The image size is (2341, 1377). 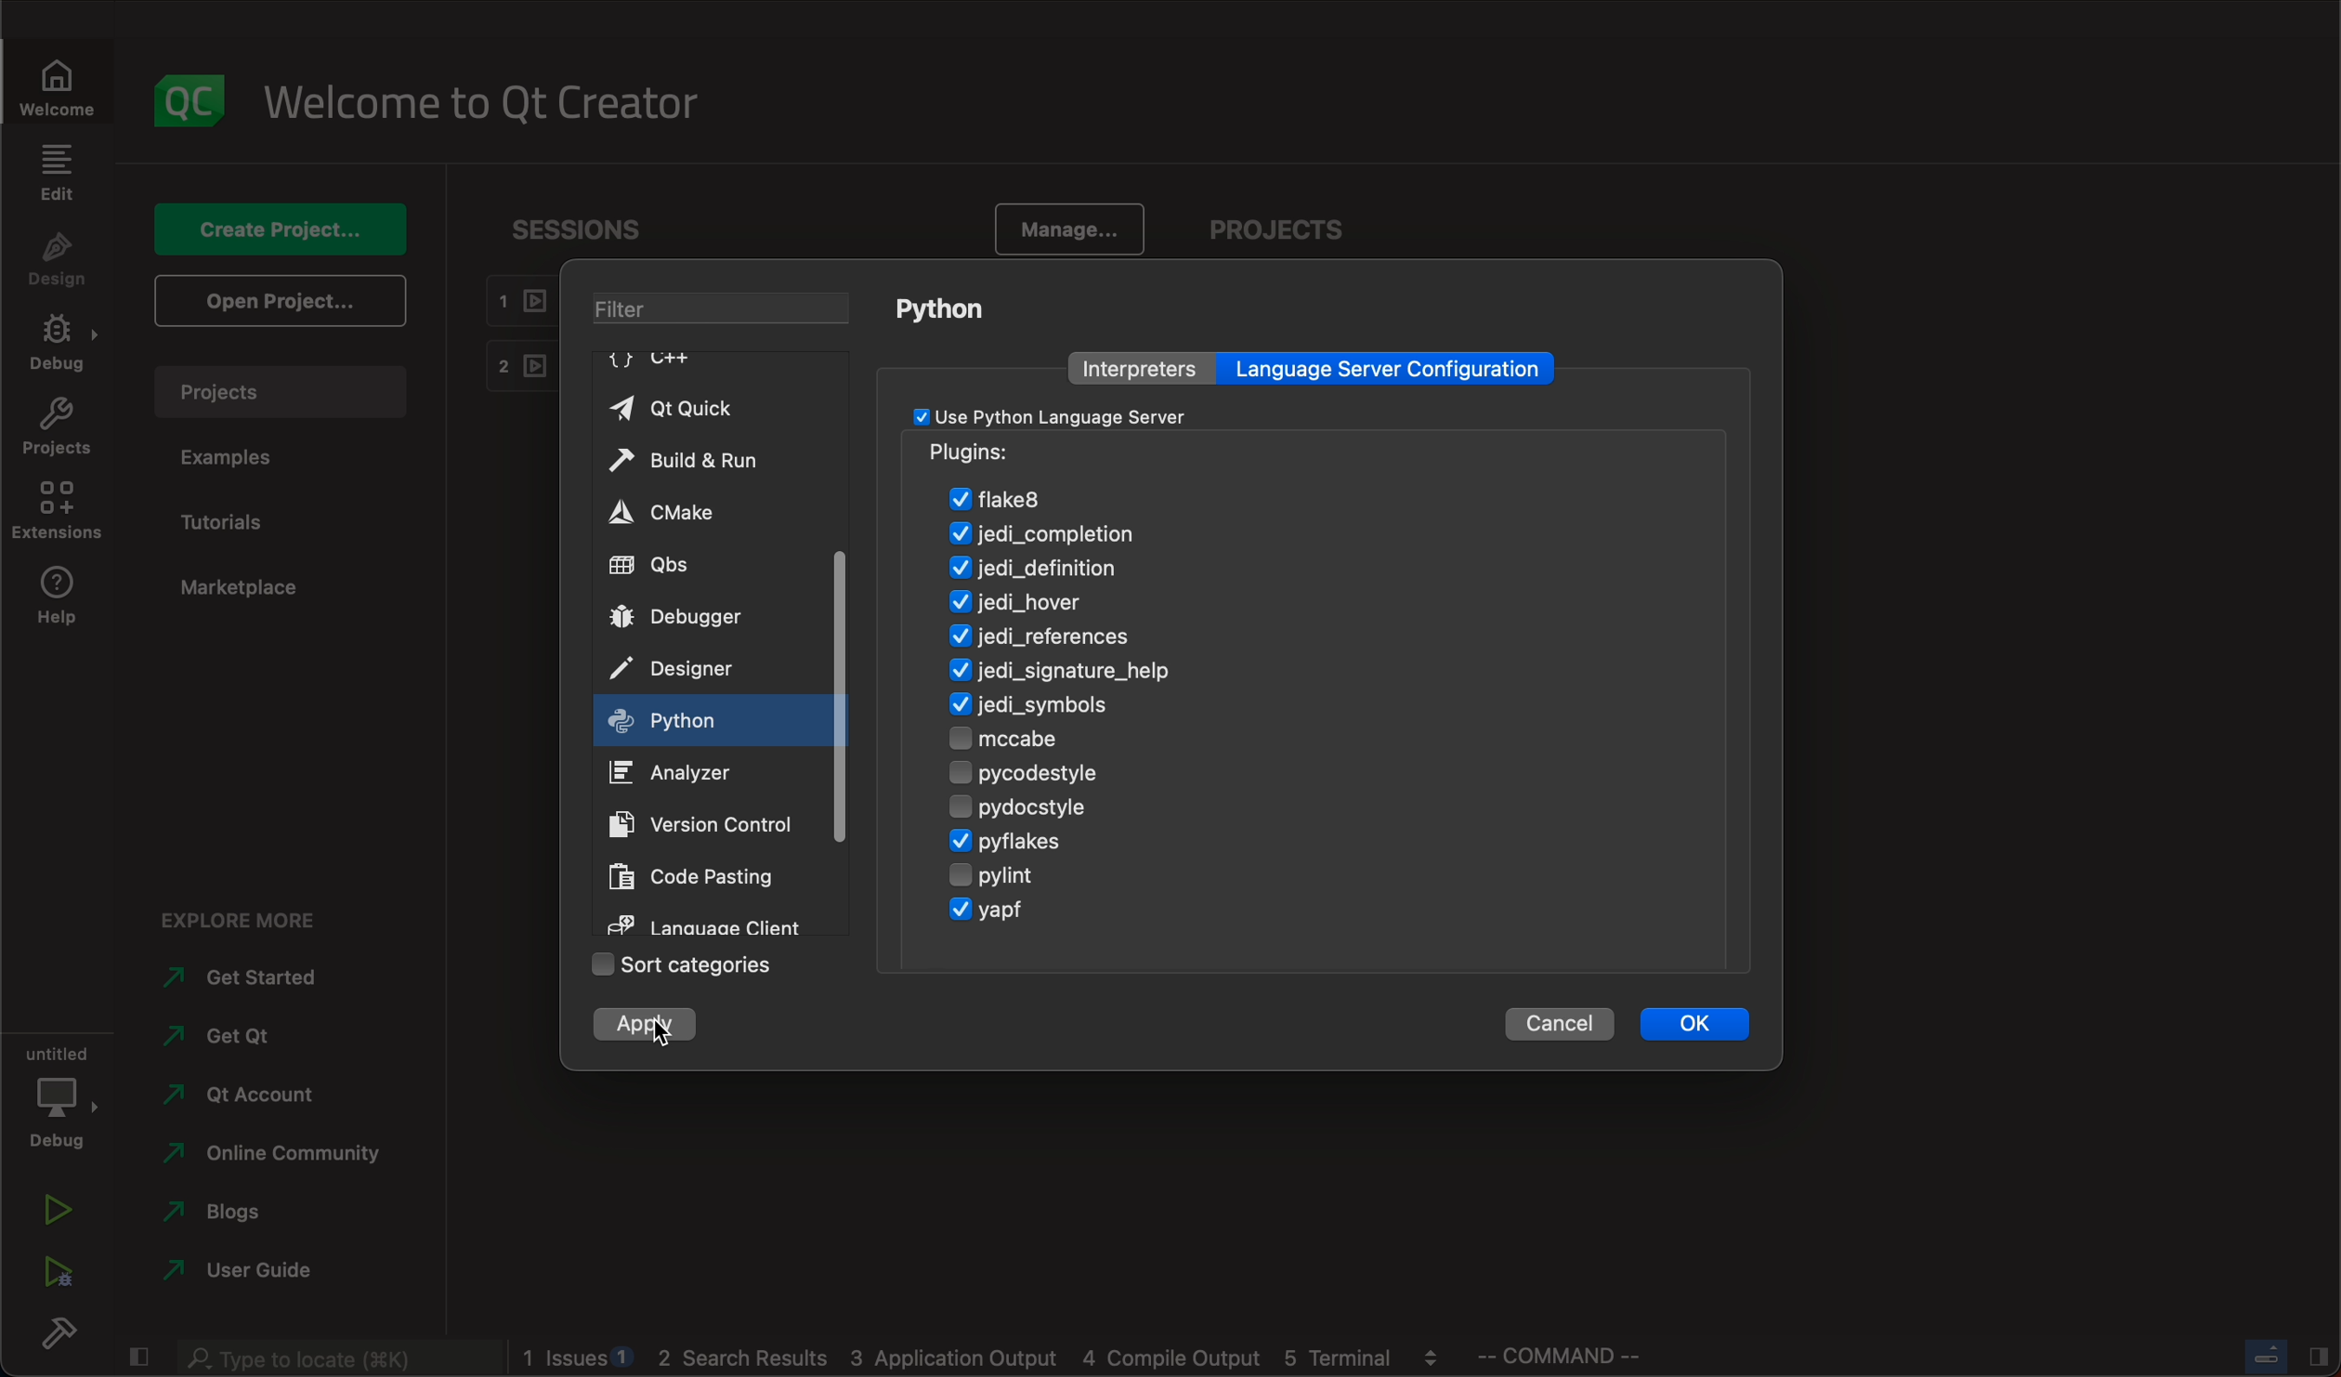 I want to click on blogs, so click(x=231, y=1210).